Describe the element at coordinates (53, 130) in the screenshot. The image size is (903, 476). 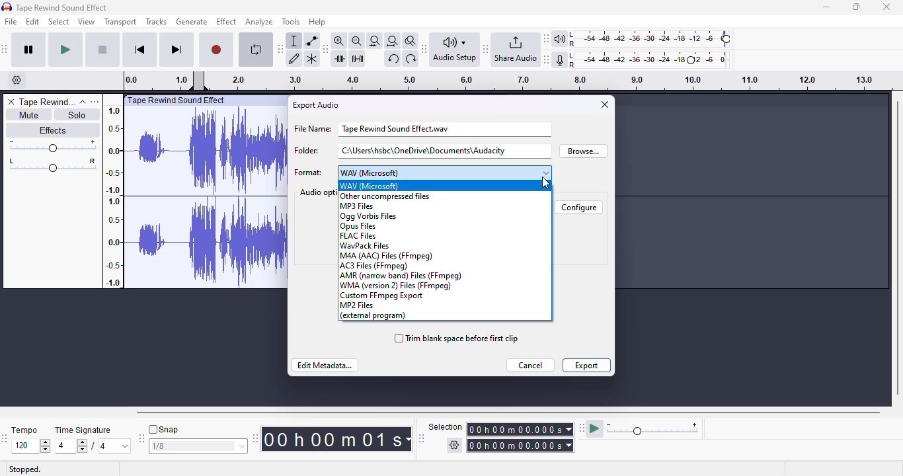
I see `effects` at that location.